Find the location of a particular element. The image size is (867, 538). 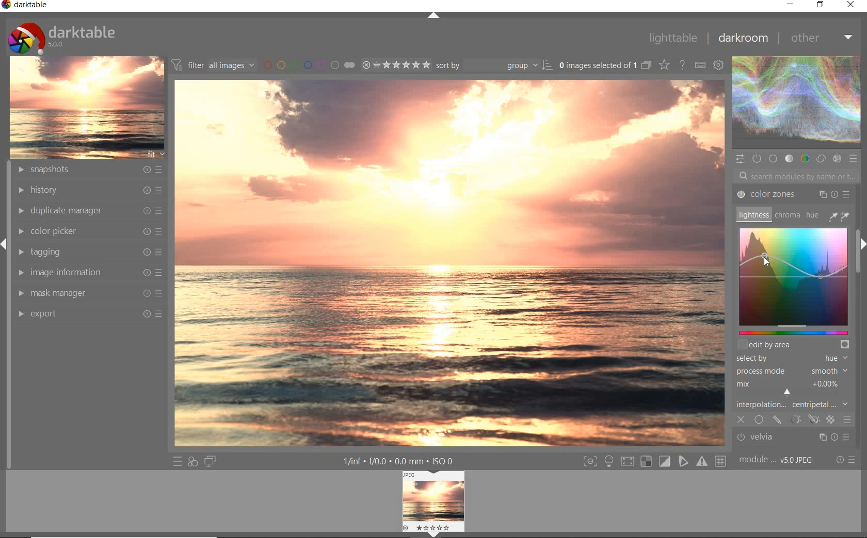

QUICK ACCESS FOR APPLYING ANY OF YOUR STYLE is located at coordinates (192, 462).